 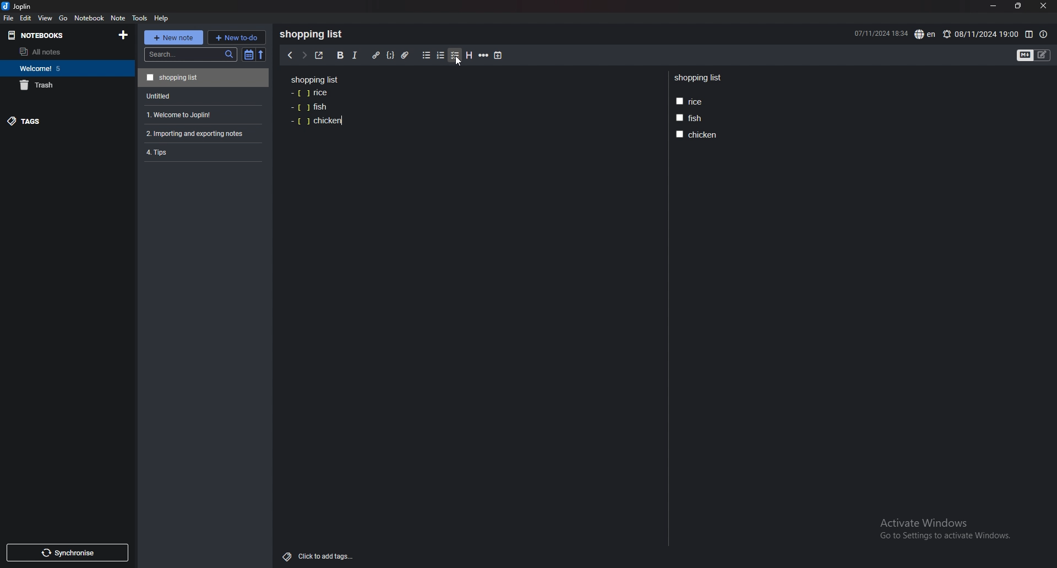 I want to click on add tags, so click(x=319, y=557).